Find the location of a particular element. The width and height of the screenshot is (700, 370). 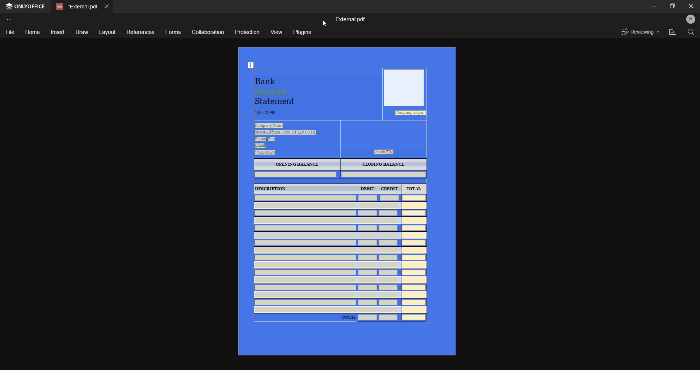

This is a 30 day eviction notice informing tenants that they must either pay overdue rent, correct a lease violation, or vacate the premises due to illegal activity. Failure to comply will result in legal actions. is located at coordinates (346, 201).